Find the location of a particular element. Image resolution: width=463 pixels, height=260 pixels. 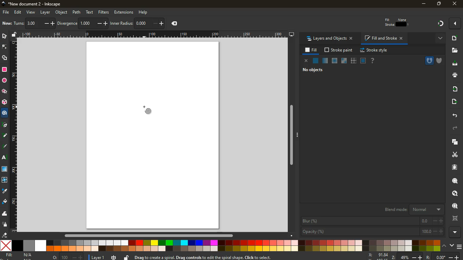

back is located at coordinates (454, 115).